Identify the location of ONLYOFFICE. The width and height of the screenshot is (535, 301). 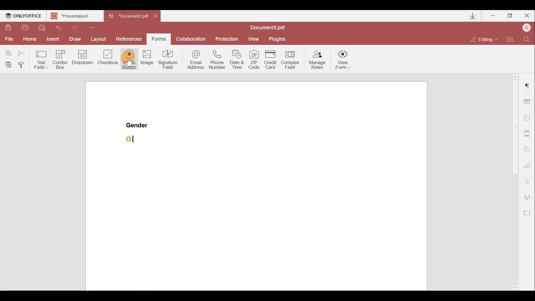
(23, 16).